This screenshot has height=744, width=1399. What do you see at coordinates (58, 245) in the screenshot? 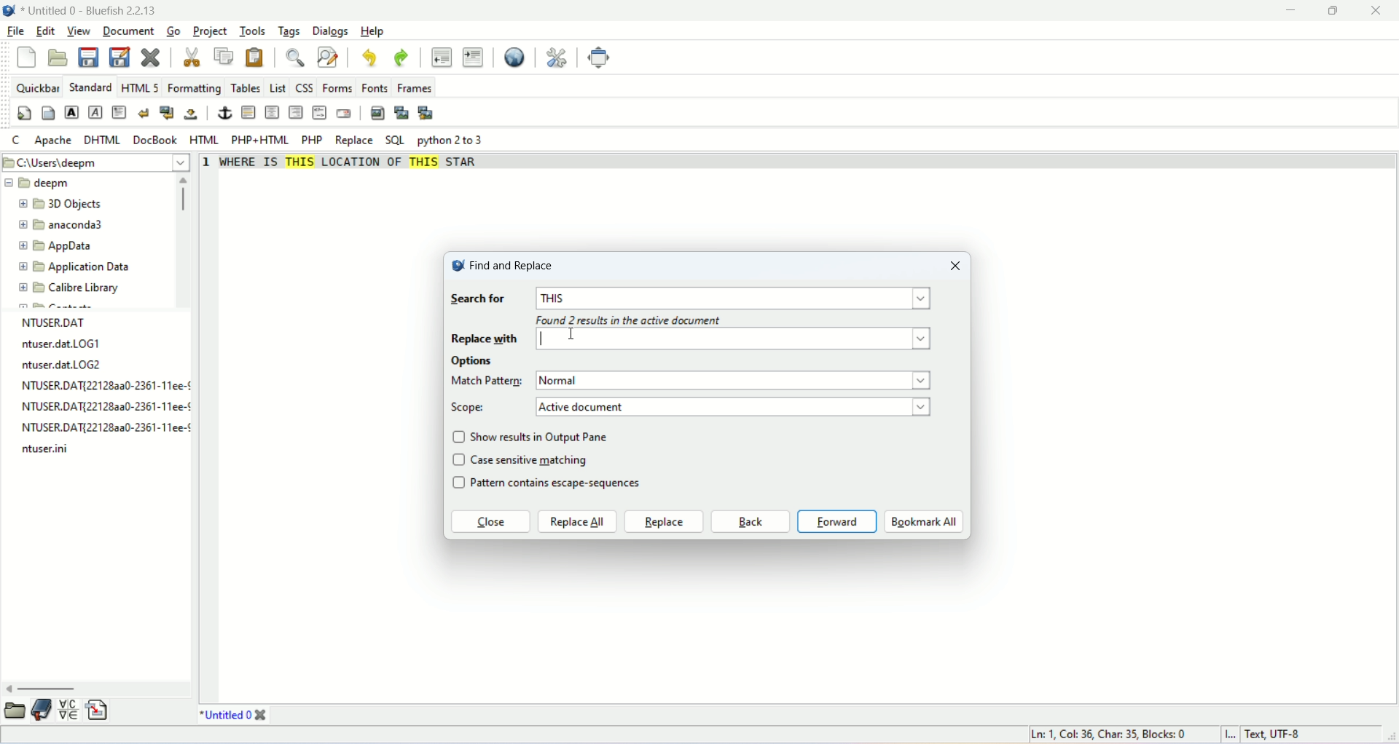
I see `AppData` at bounding box center [58, 245].